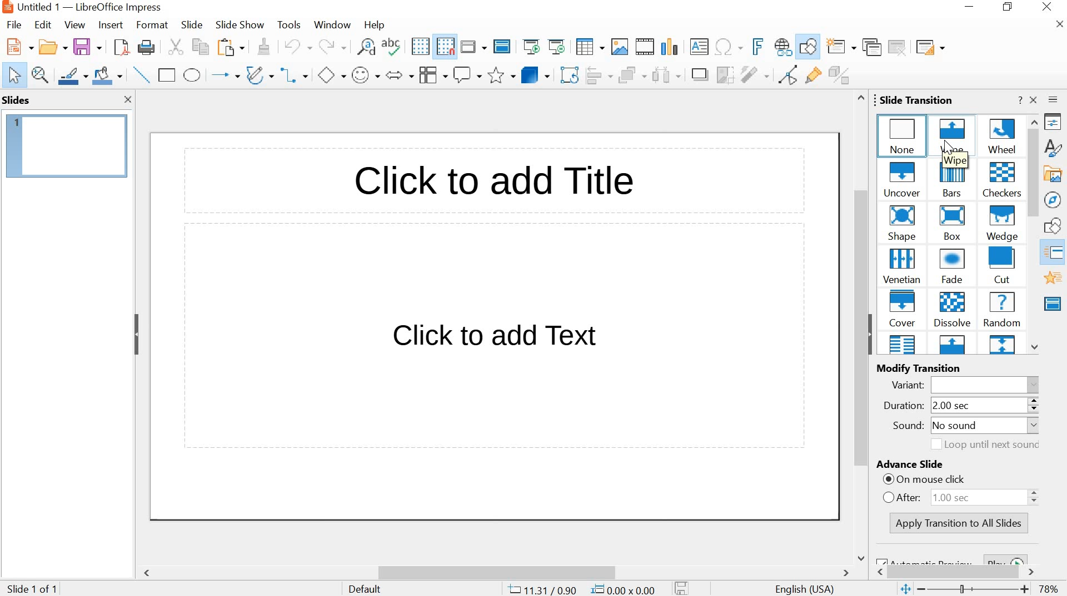 The image size is (1067, 596). I want to click on NAVIGATOR, so click(1054, 200).